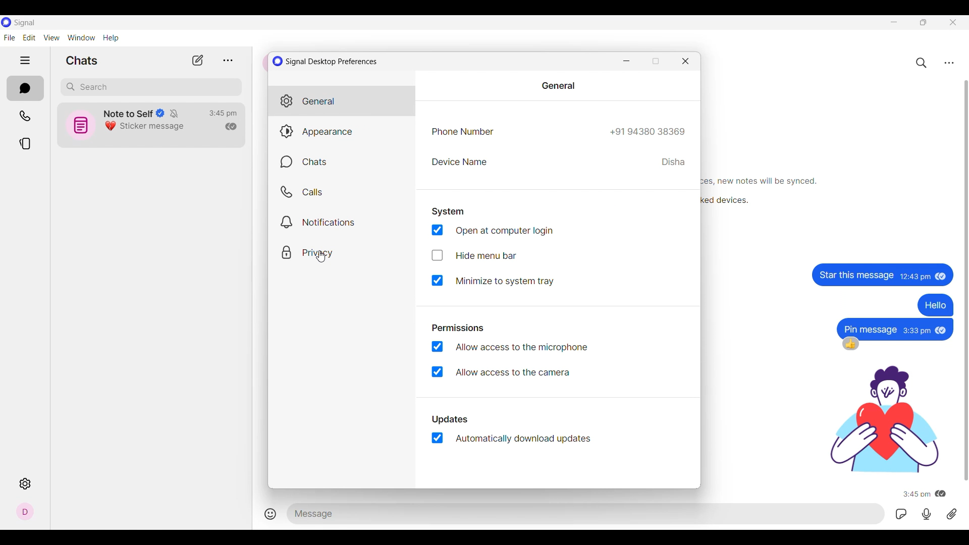 This screenshot has height=545, width=969. Describe the element at coordinates (10, 37) in the screenshot. I see `File menu ` at that location.